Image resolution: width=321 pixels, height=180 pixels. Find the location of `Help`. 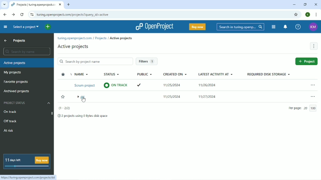

Help is located at coordinates (298, 27).